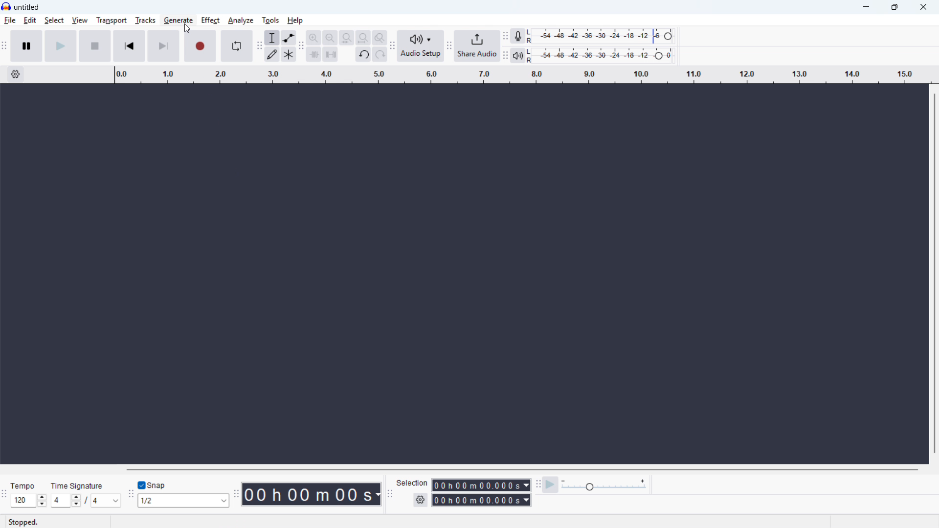 Image resolution: width=939 pixels, height=528 pixels. Describe the element at coordinates (603, 55) in the screenshot. I see `Playback level` at that location.